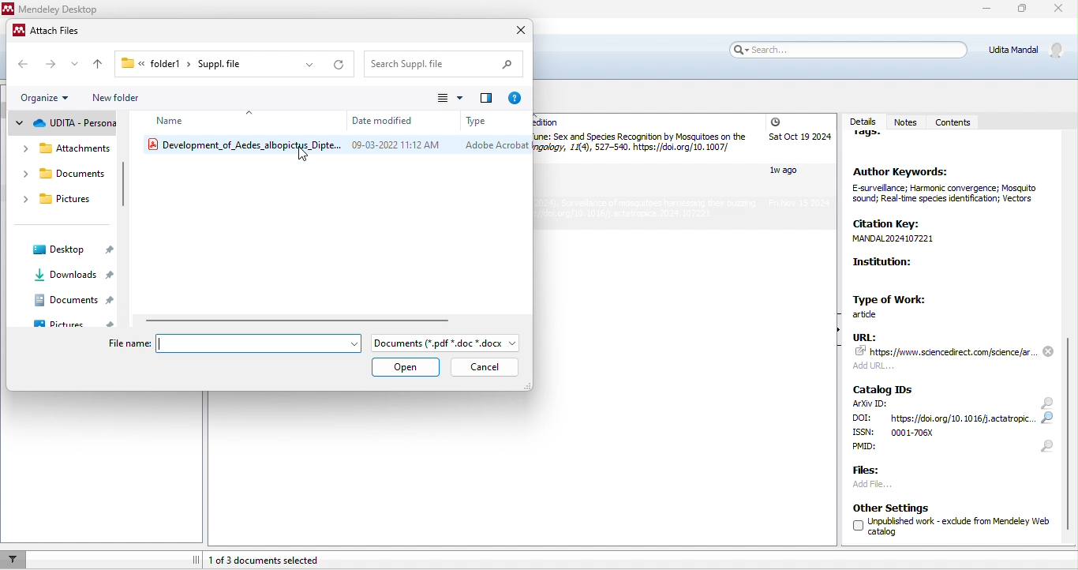 The image size is (1078, 570). Describe the element at coordinates (310, 65) in the screenshot. I see `drop down` at that location.